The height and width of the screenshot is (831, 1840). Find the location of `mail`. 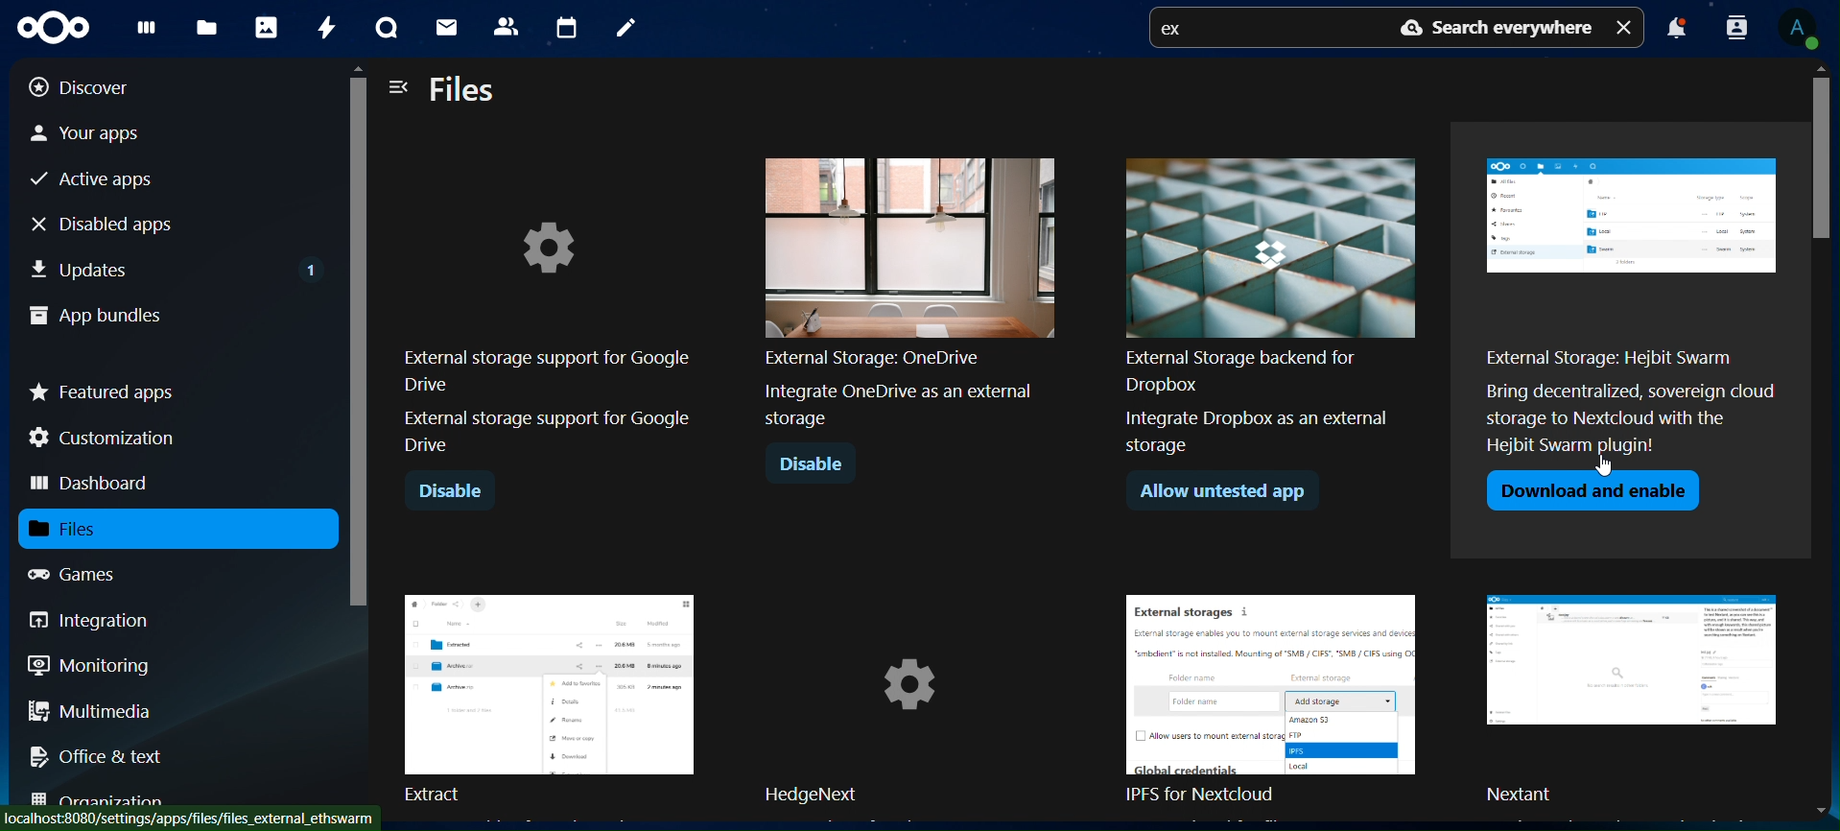

mail is located at coordinates (449, 30).